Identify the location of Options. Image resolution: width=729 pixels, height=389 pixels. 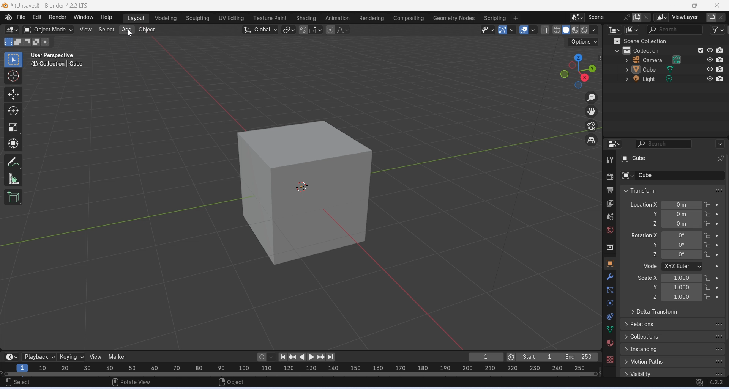
(582, 41).